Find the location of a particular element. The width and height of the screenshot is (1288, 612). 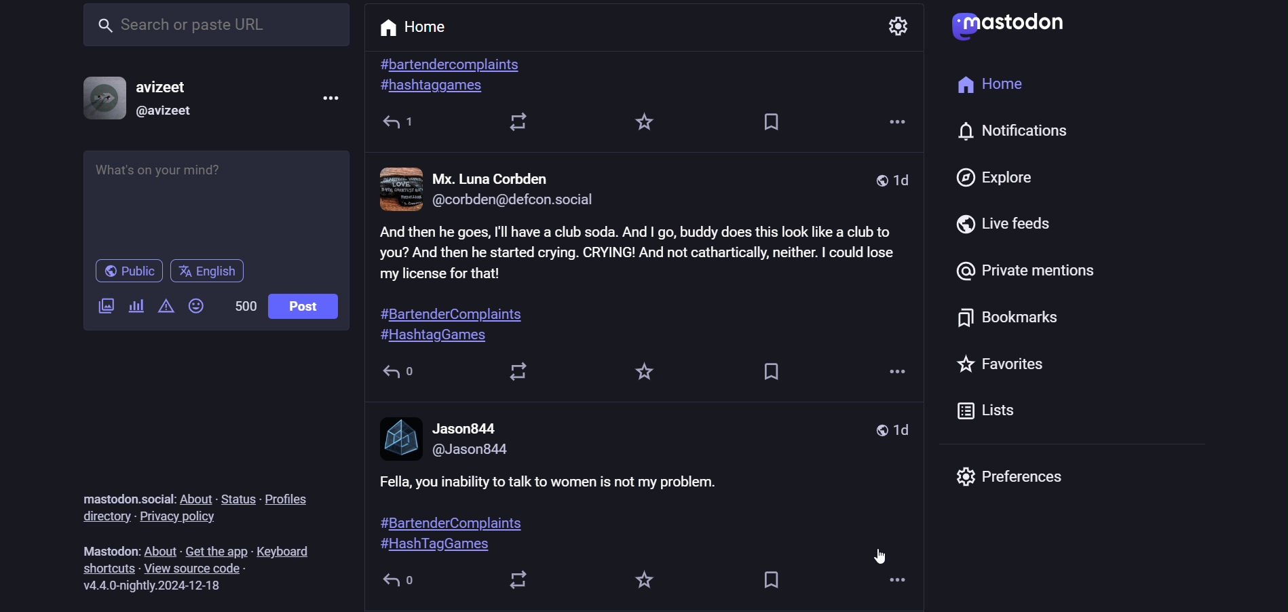

notification is located at coordinates (1034, 134).